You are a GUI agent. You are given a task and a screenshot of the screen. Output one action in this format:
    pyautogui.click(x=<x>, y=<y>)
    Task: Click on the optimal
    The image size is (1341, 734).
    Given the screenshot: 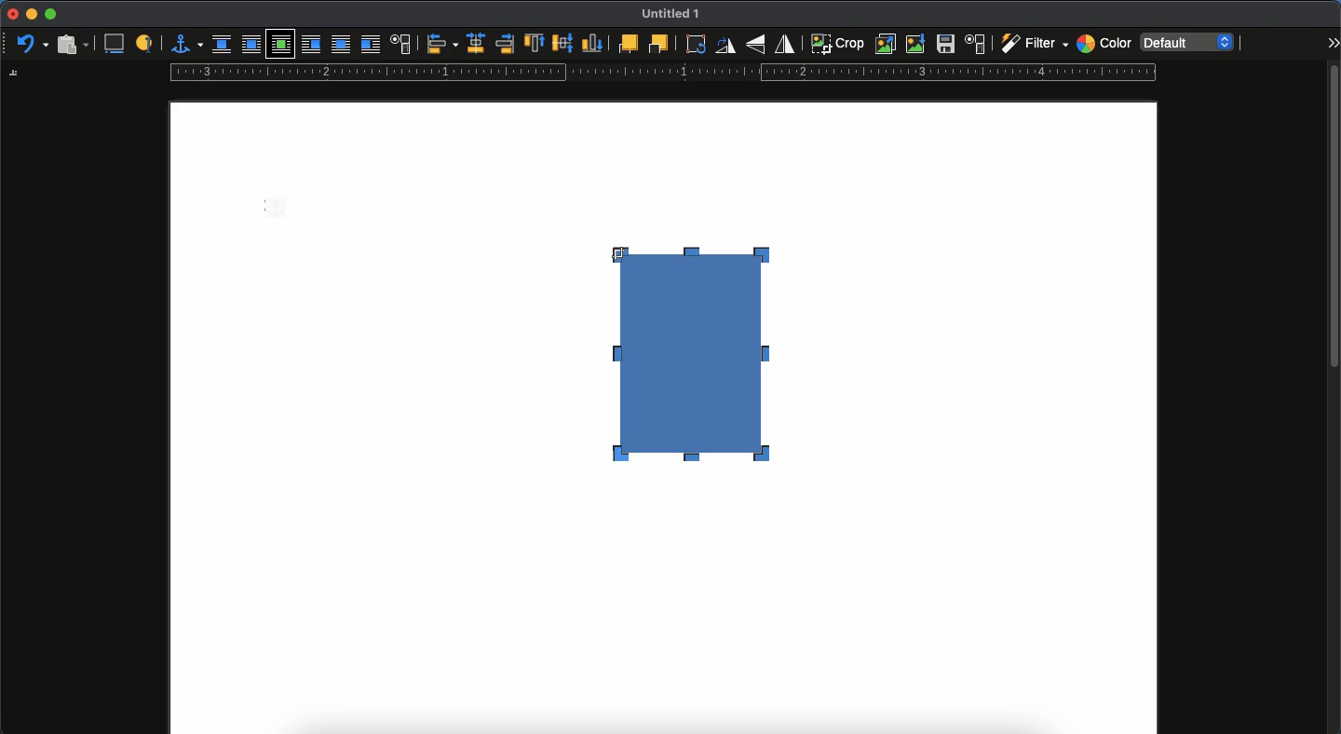 What is the action you would take?
    pyautogui.click(x=279, y=46)
    